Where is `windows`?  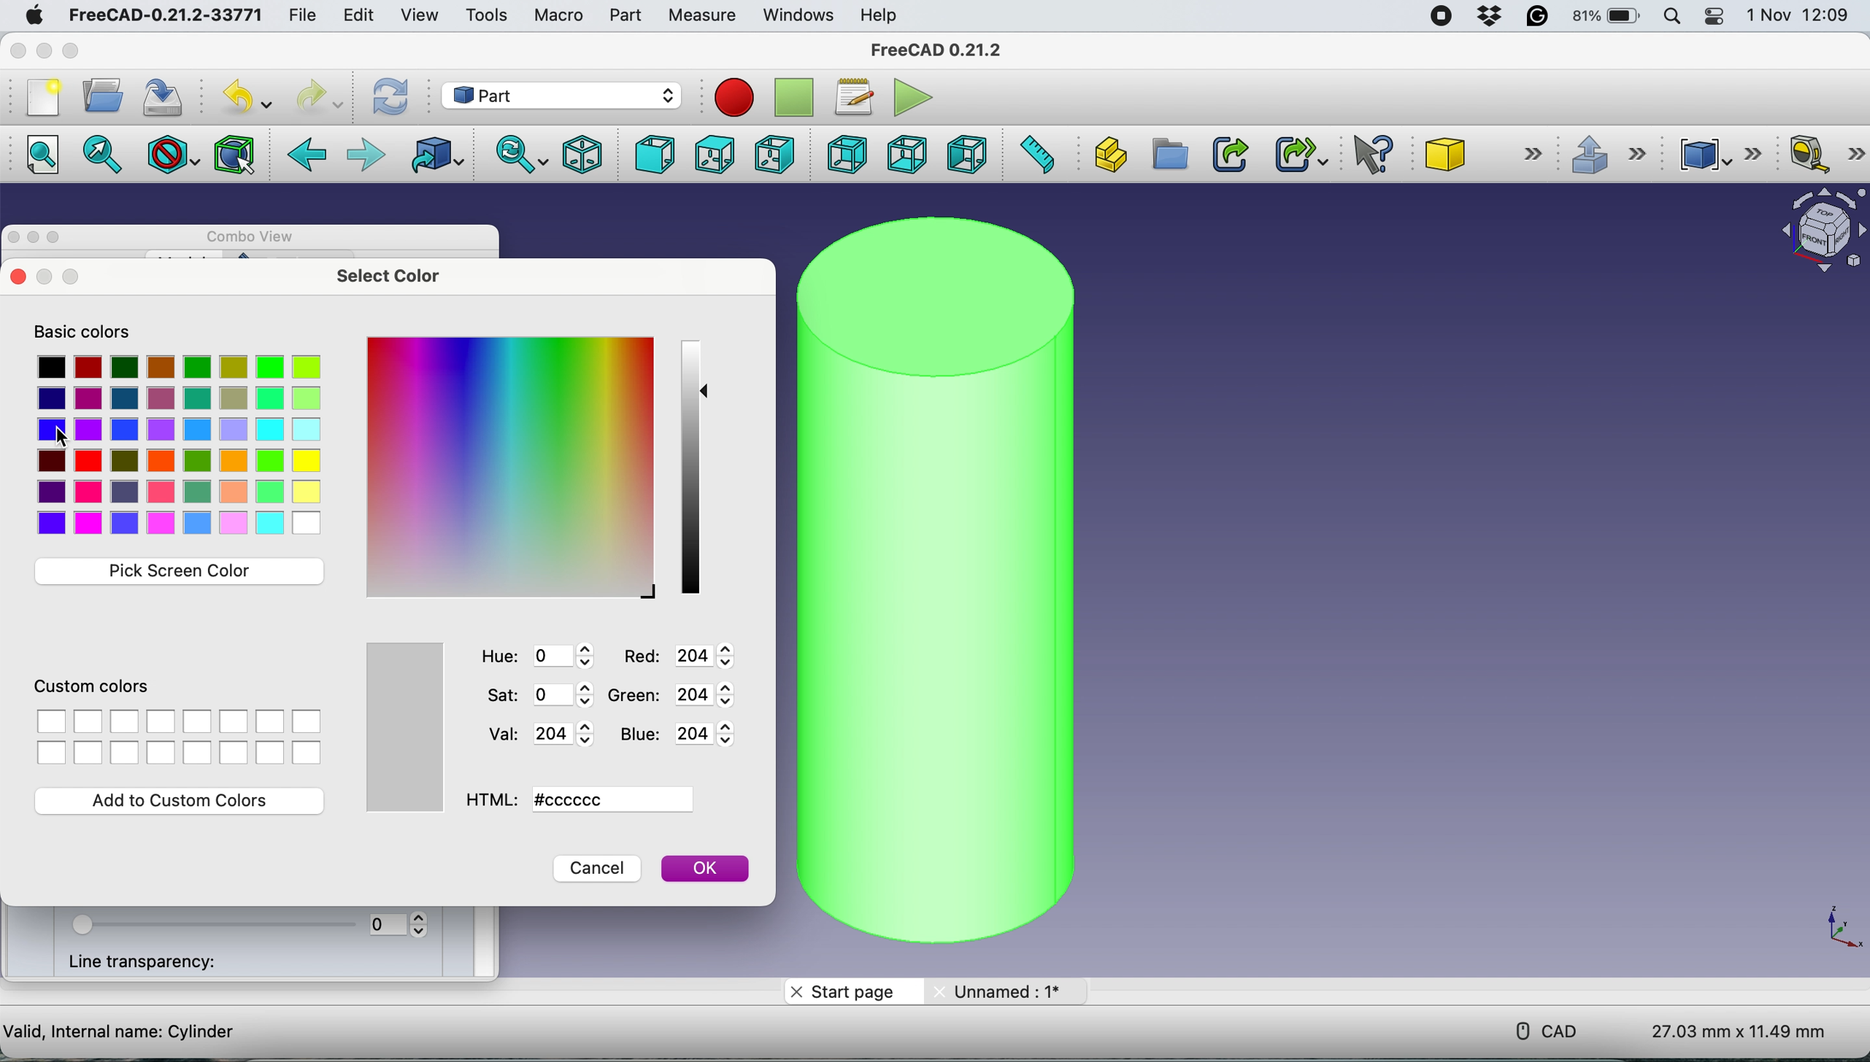
windows is located at coordinates (801, 18).